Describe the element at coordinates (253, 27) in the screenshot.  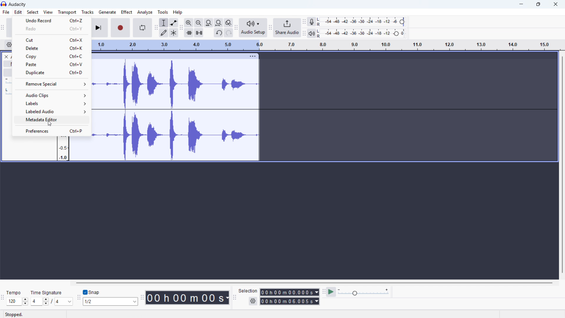
I see `audio setup` at that location.